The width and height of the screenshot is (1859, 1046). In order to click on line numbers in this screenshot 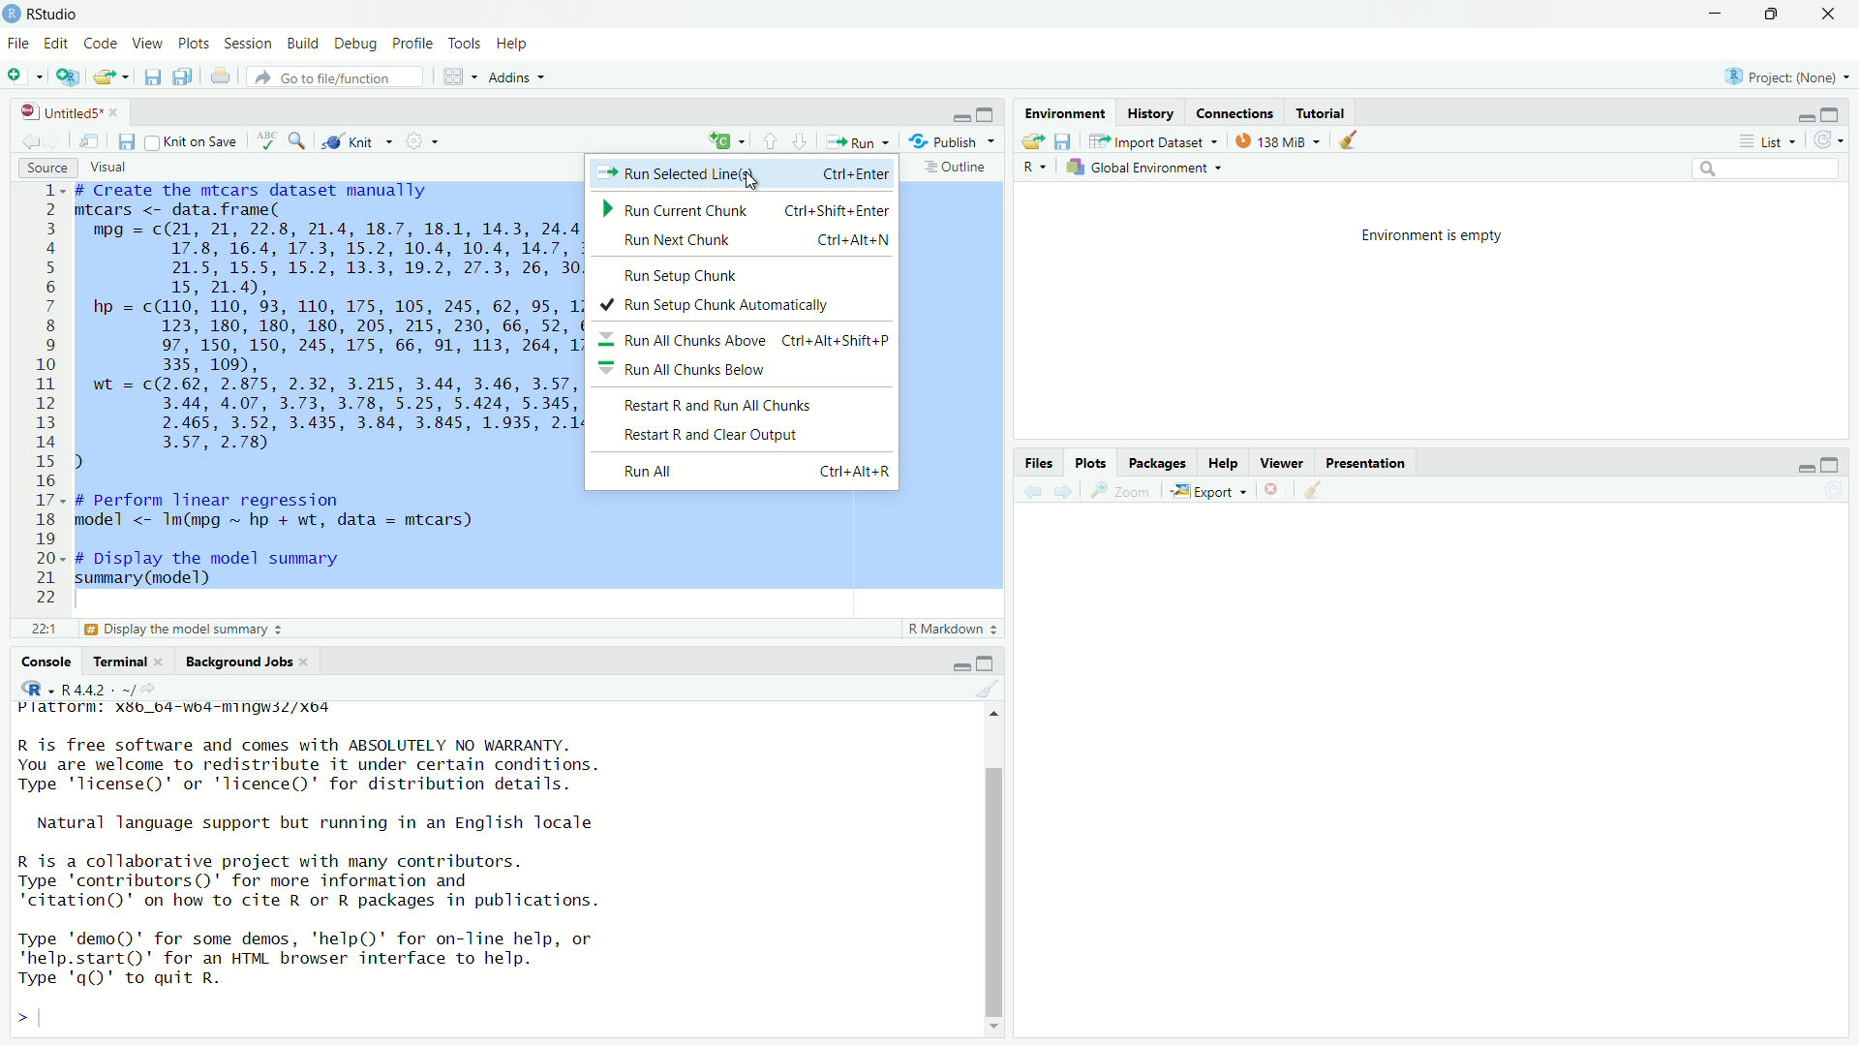, I will do `click(48, 395)`.